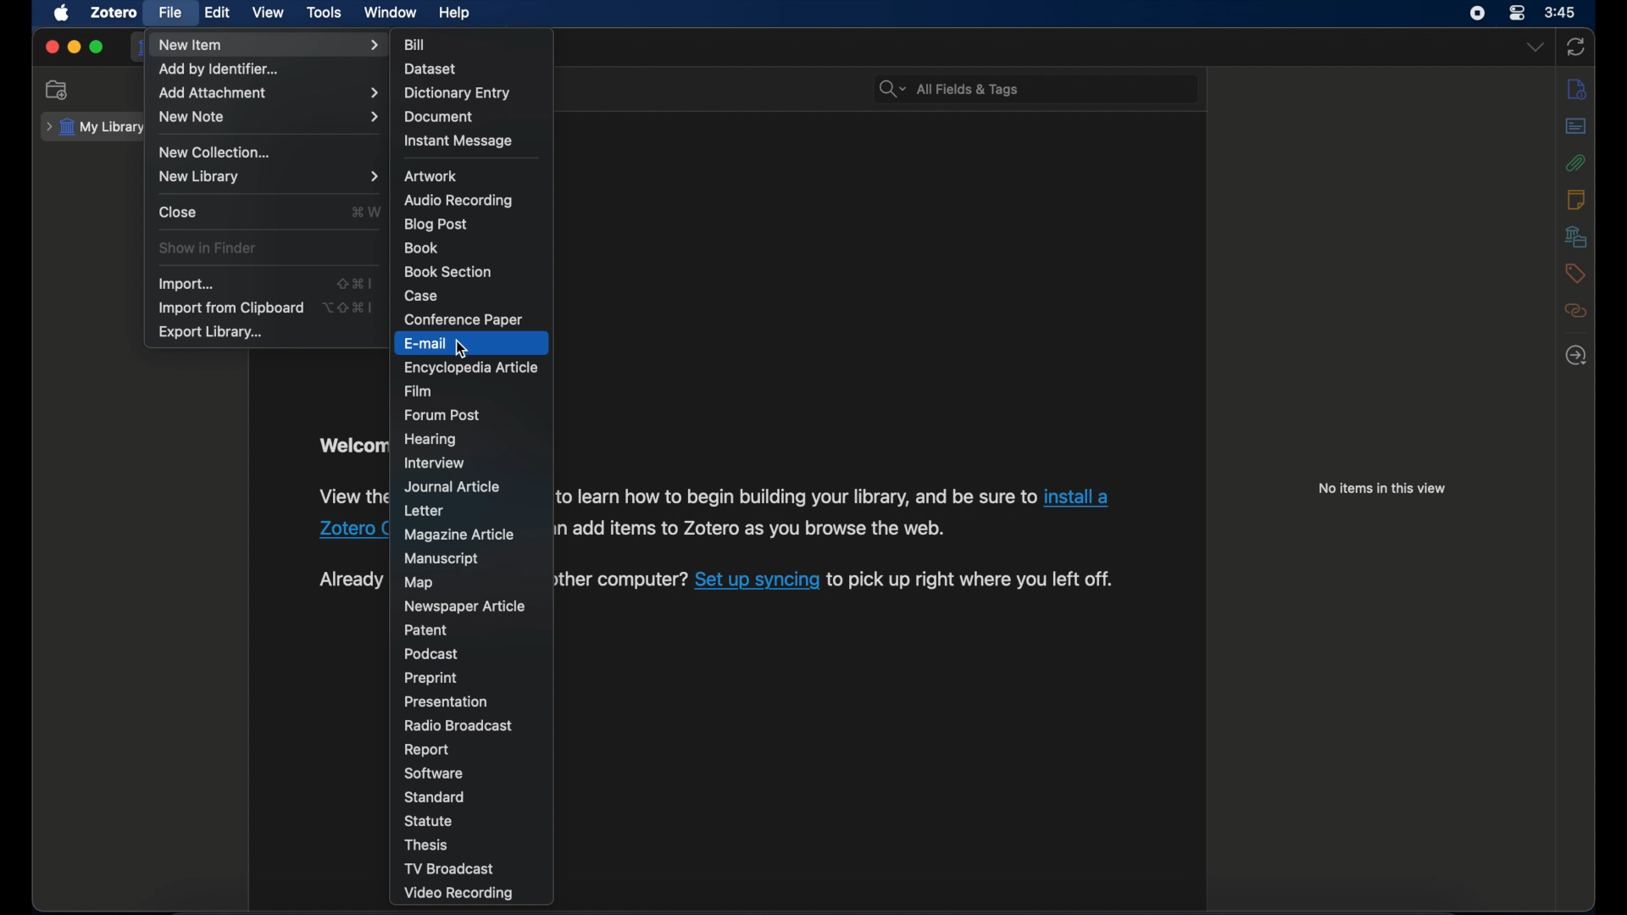 The height and width of the screenshot is (915, 1627). Describe the element at coordinates (58, 90) in the screenshot. I see `new collection` at that location.